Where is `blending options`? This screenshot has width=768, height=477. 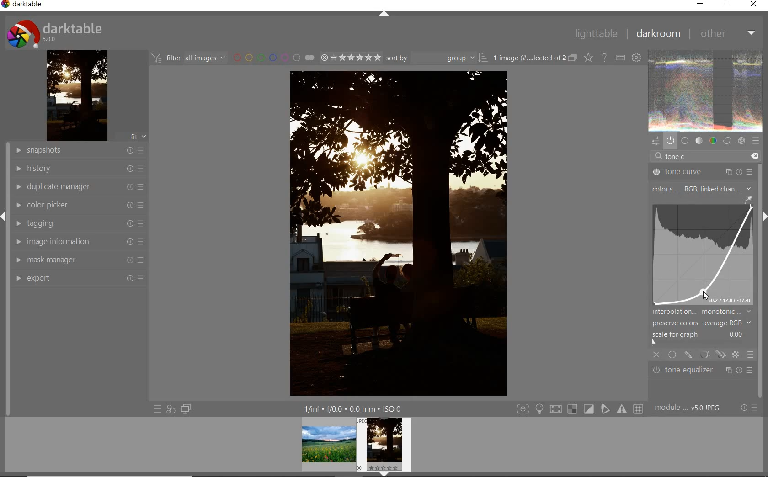
blending options is located at coordinates (751, 354).